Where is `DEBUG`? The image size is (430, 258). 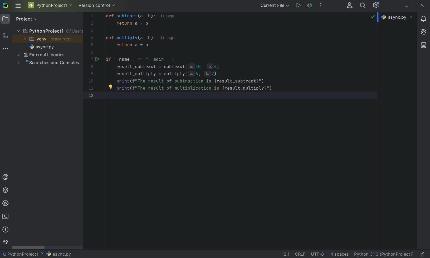
DEBUG is located at coordinates (311, 6).